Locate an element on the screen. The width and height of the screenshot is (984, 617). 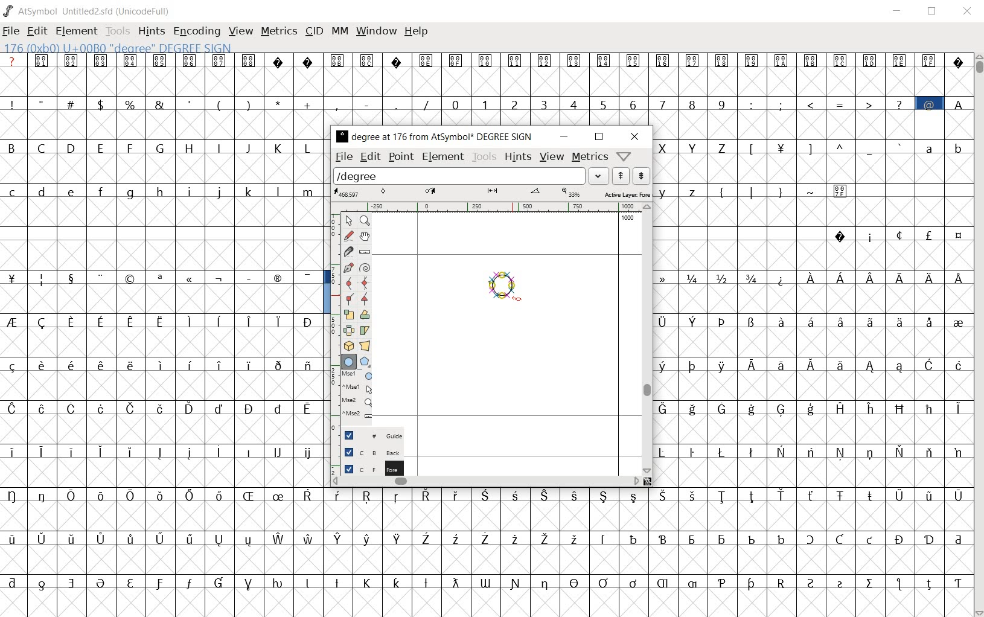
symbols is located at coordinates (784, 190).